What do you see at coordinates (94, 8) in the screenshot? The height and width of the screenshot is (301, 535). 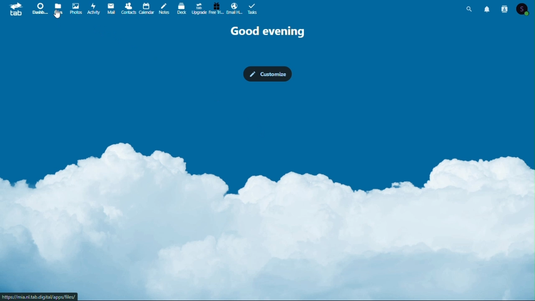 I see `activity` at bounding box center [94, 8].